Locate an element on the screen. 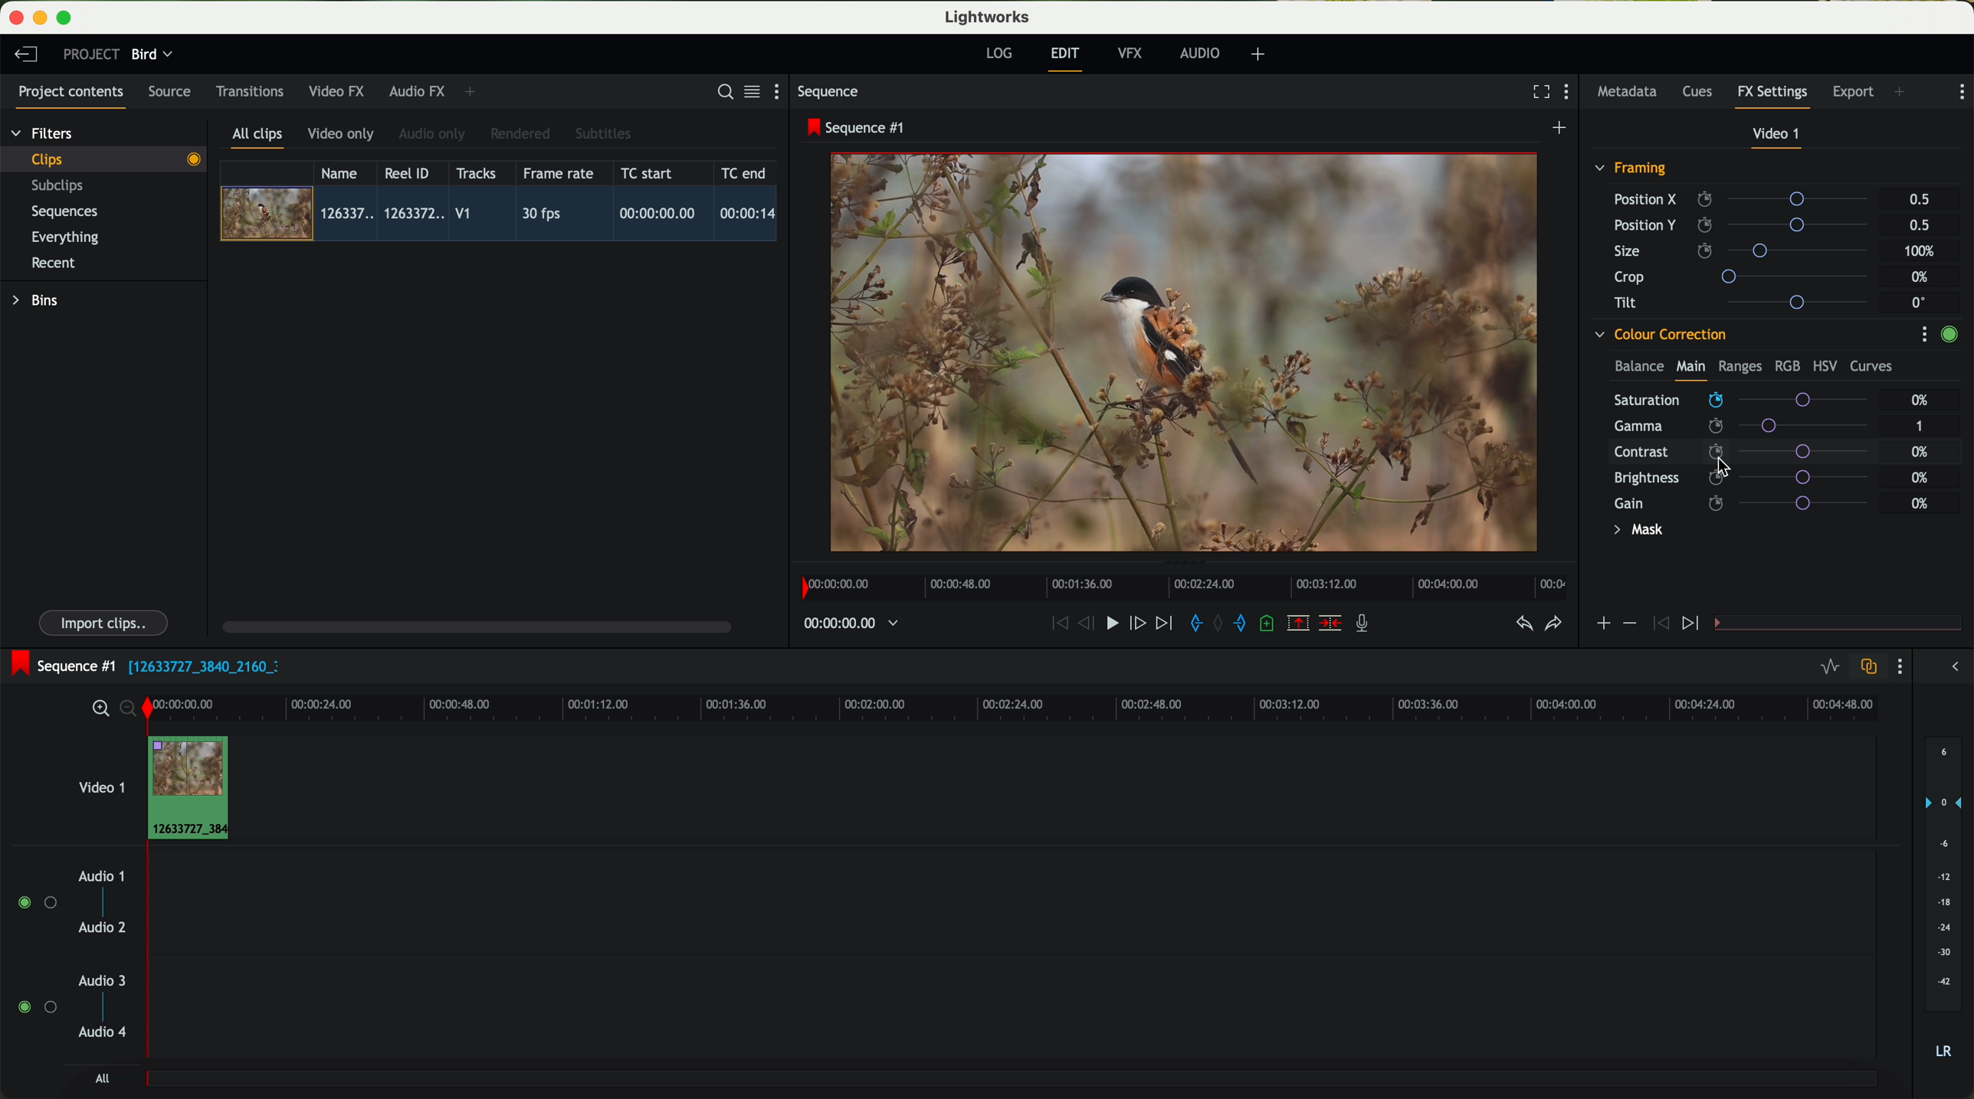 The height and width of the screenshot is (1099, 1974). tilt is located at coordinates (1748, 302).